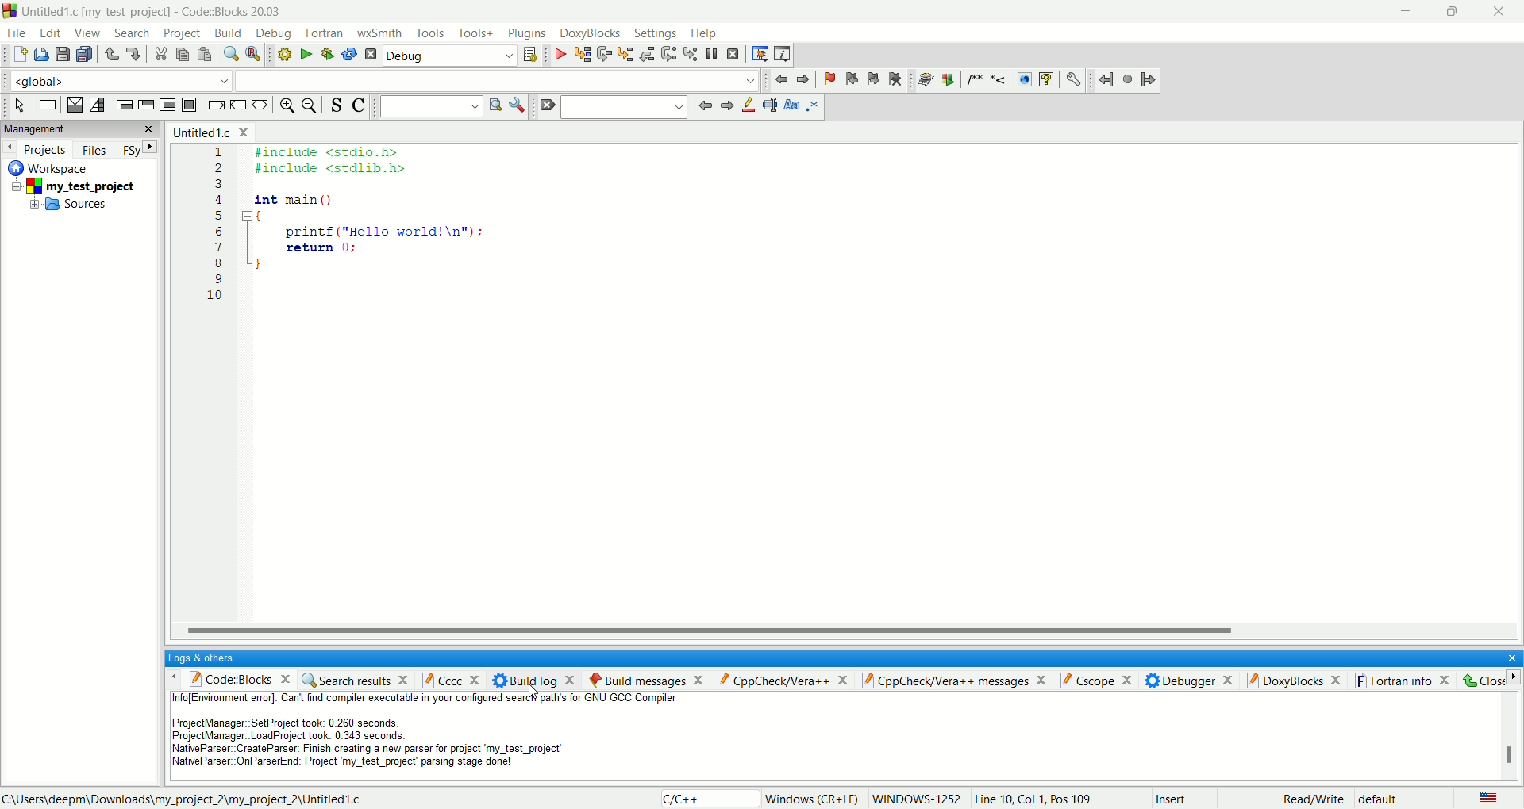  I want to click on build, so click(229, 33).